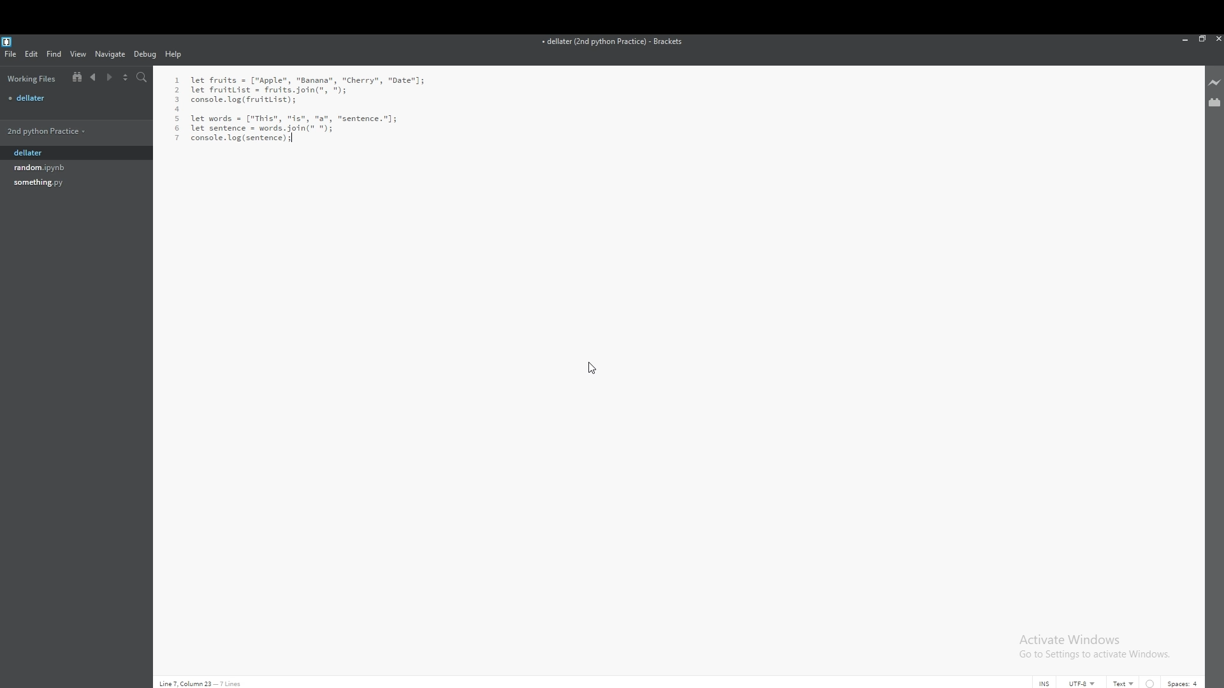 The width and height of the screenshot is (1224, 688). Describe the element at coordinates (175, 55) in the screenshot. I see `help` at that location.